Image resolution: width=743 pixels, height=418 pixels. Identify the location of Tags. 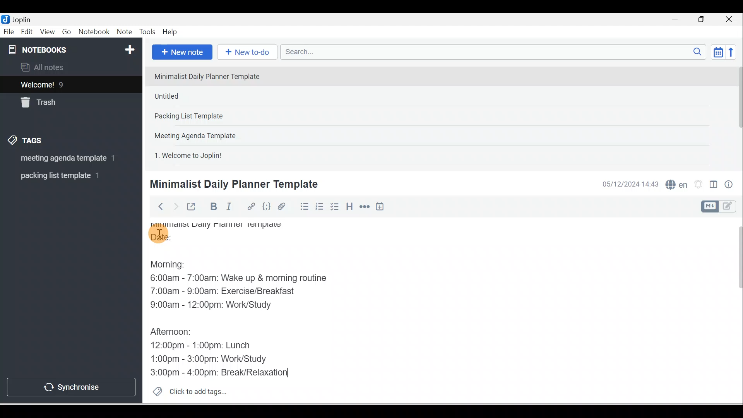
(27, 142).